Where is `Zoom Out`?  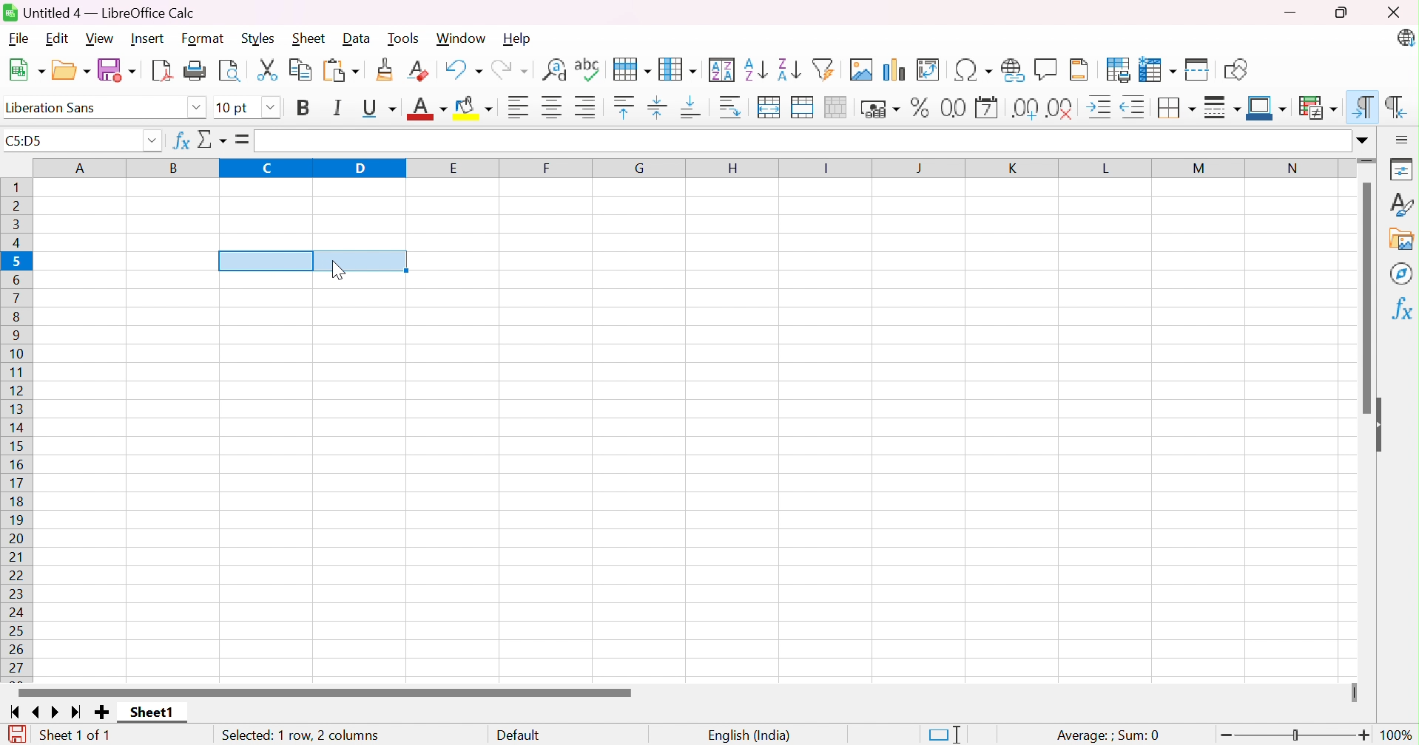 Zoom Out is located at coordinates (1229, 735).